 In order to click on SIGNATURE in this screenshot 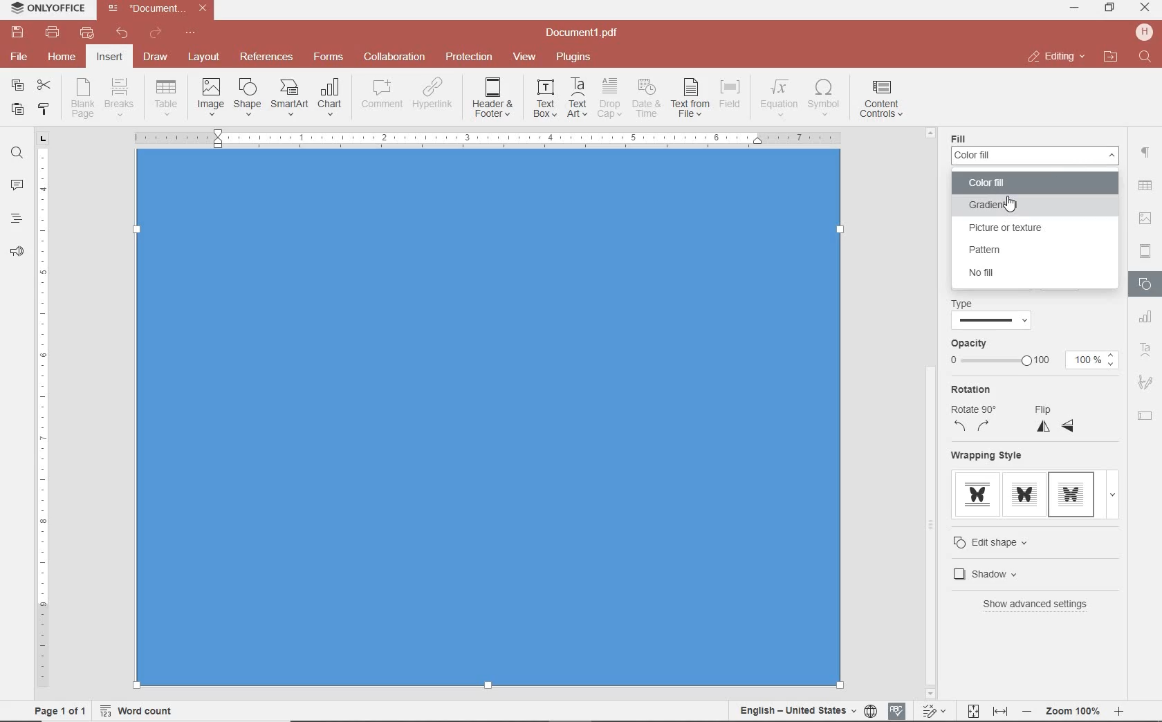, I will do `click(1145, 383)`.